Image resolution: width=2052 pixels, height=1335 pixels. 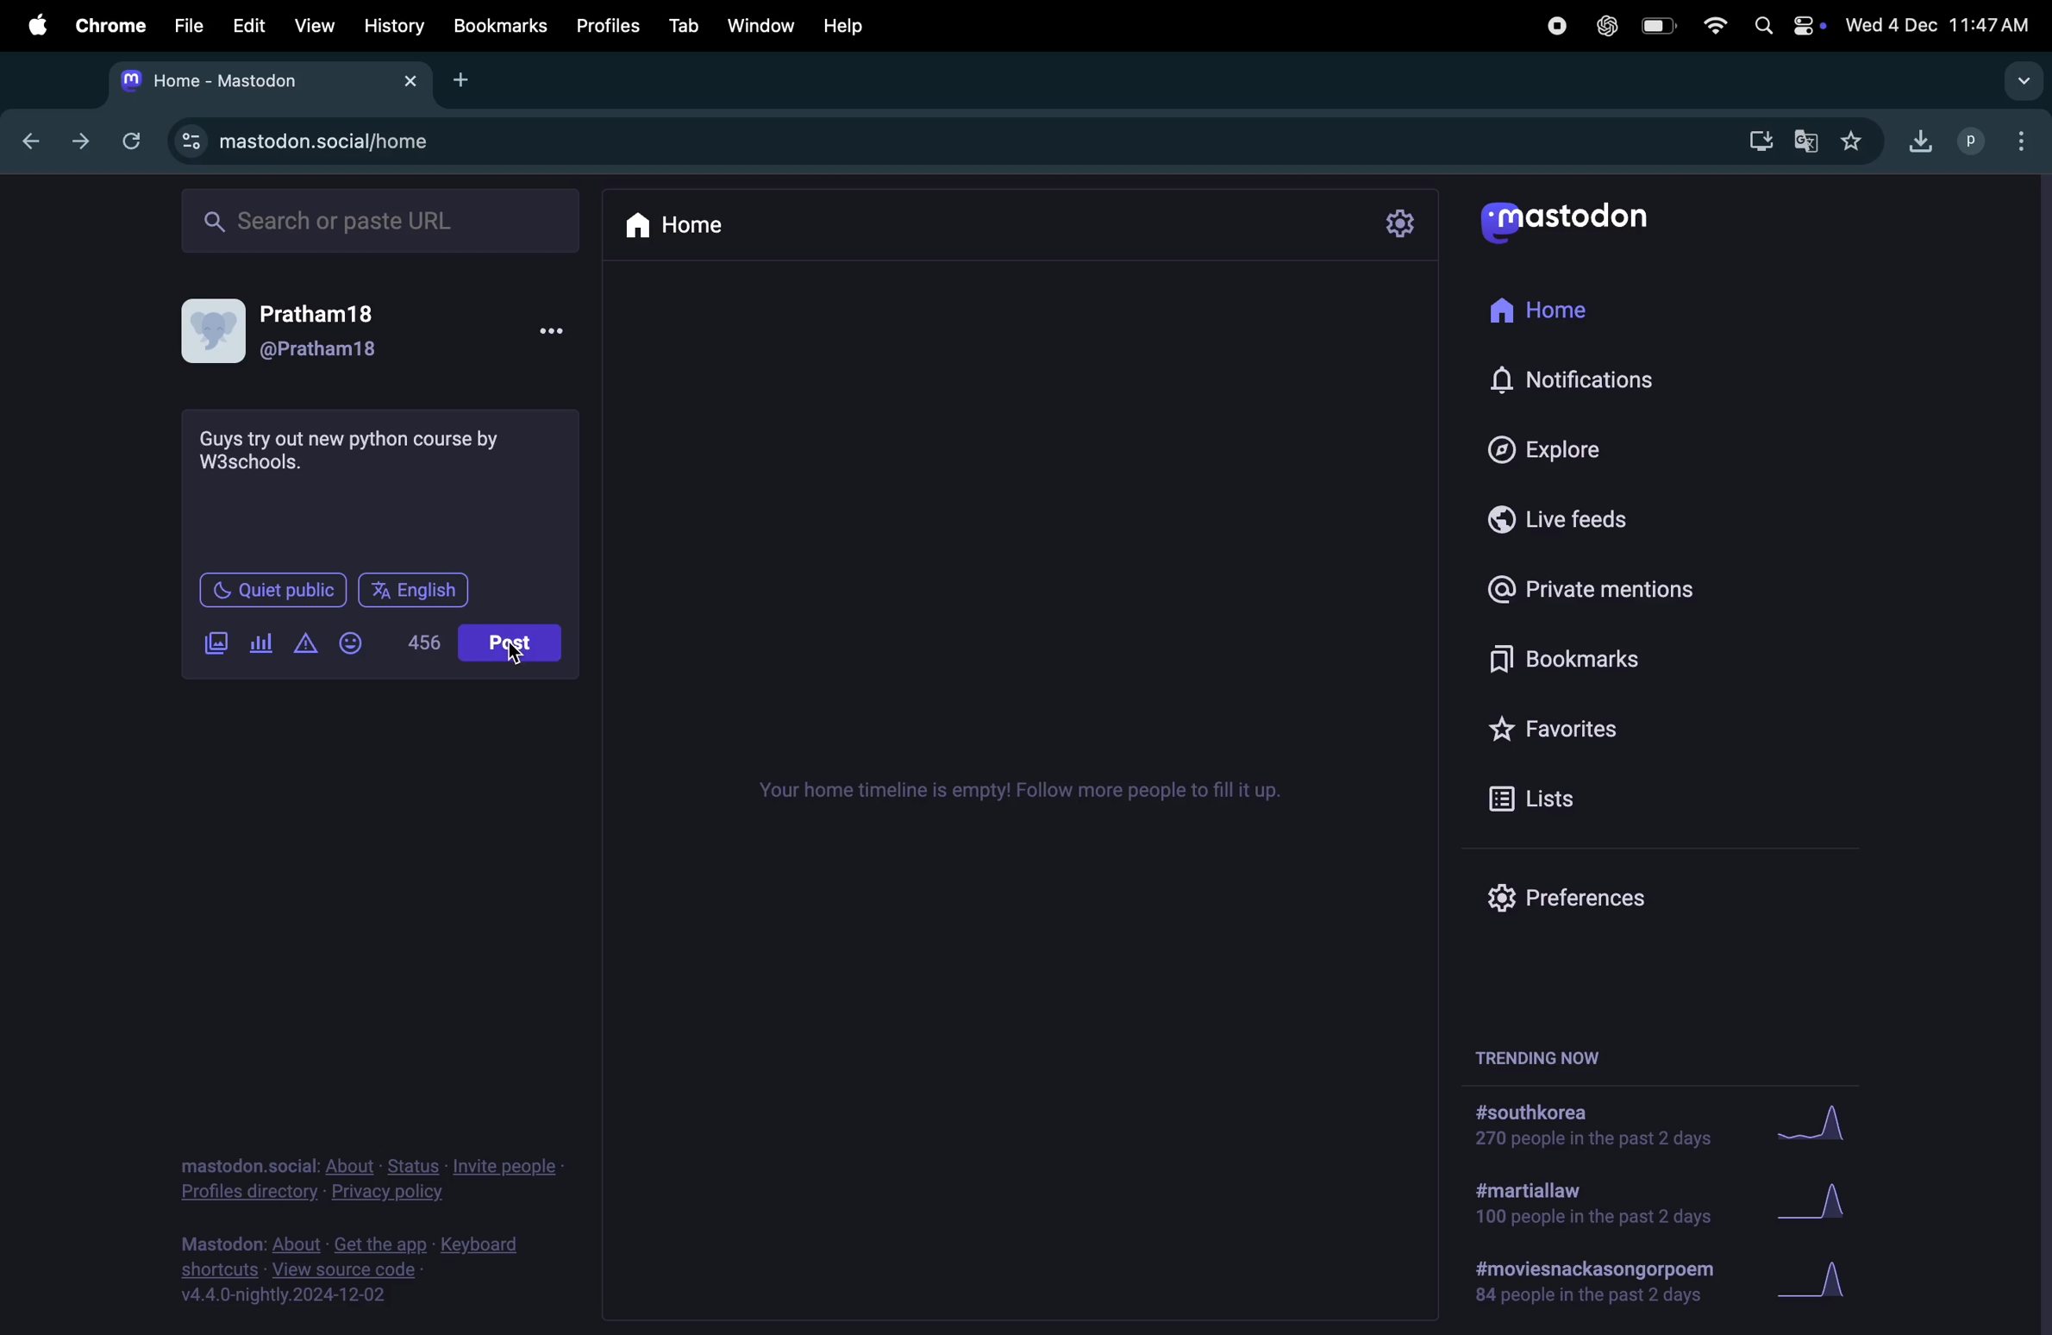 What do you see at coordinates (285, 330) in the screenshot?
I see `user profile` at bounding box center [285, 330].